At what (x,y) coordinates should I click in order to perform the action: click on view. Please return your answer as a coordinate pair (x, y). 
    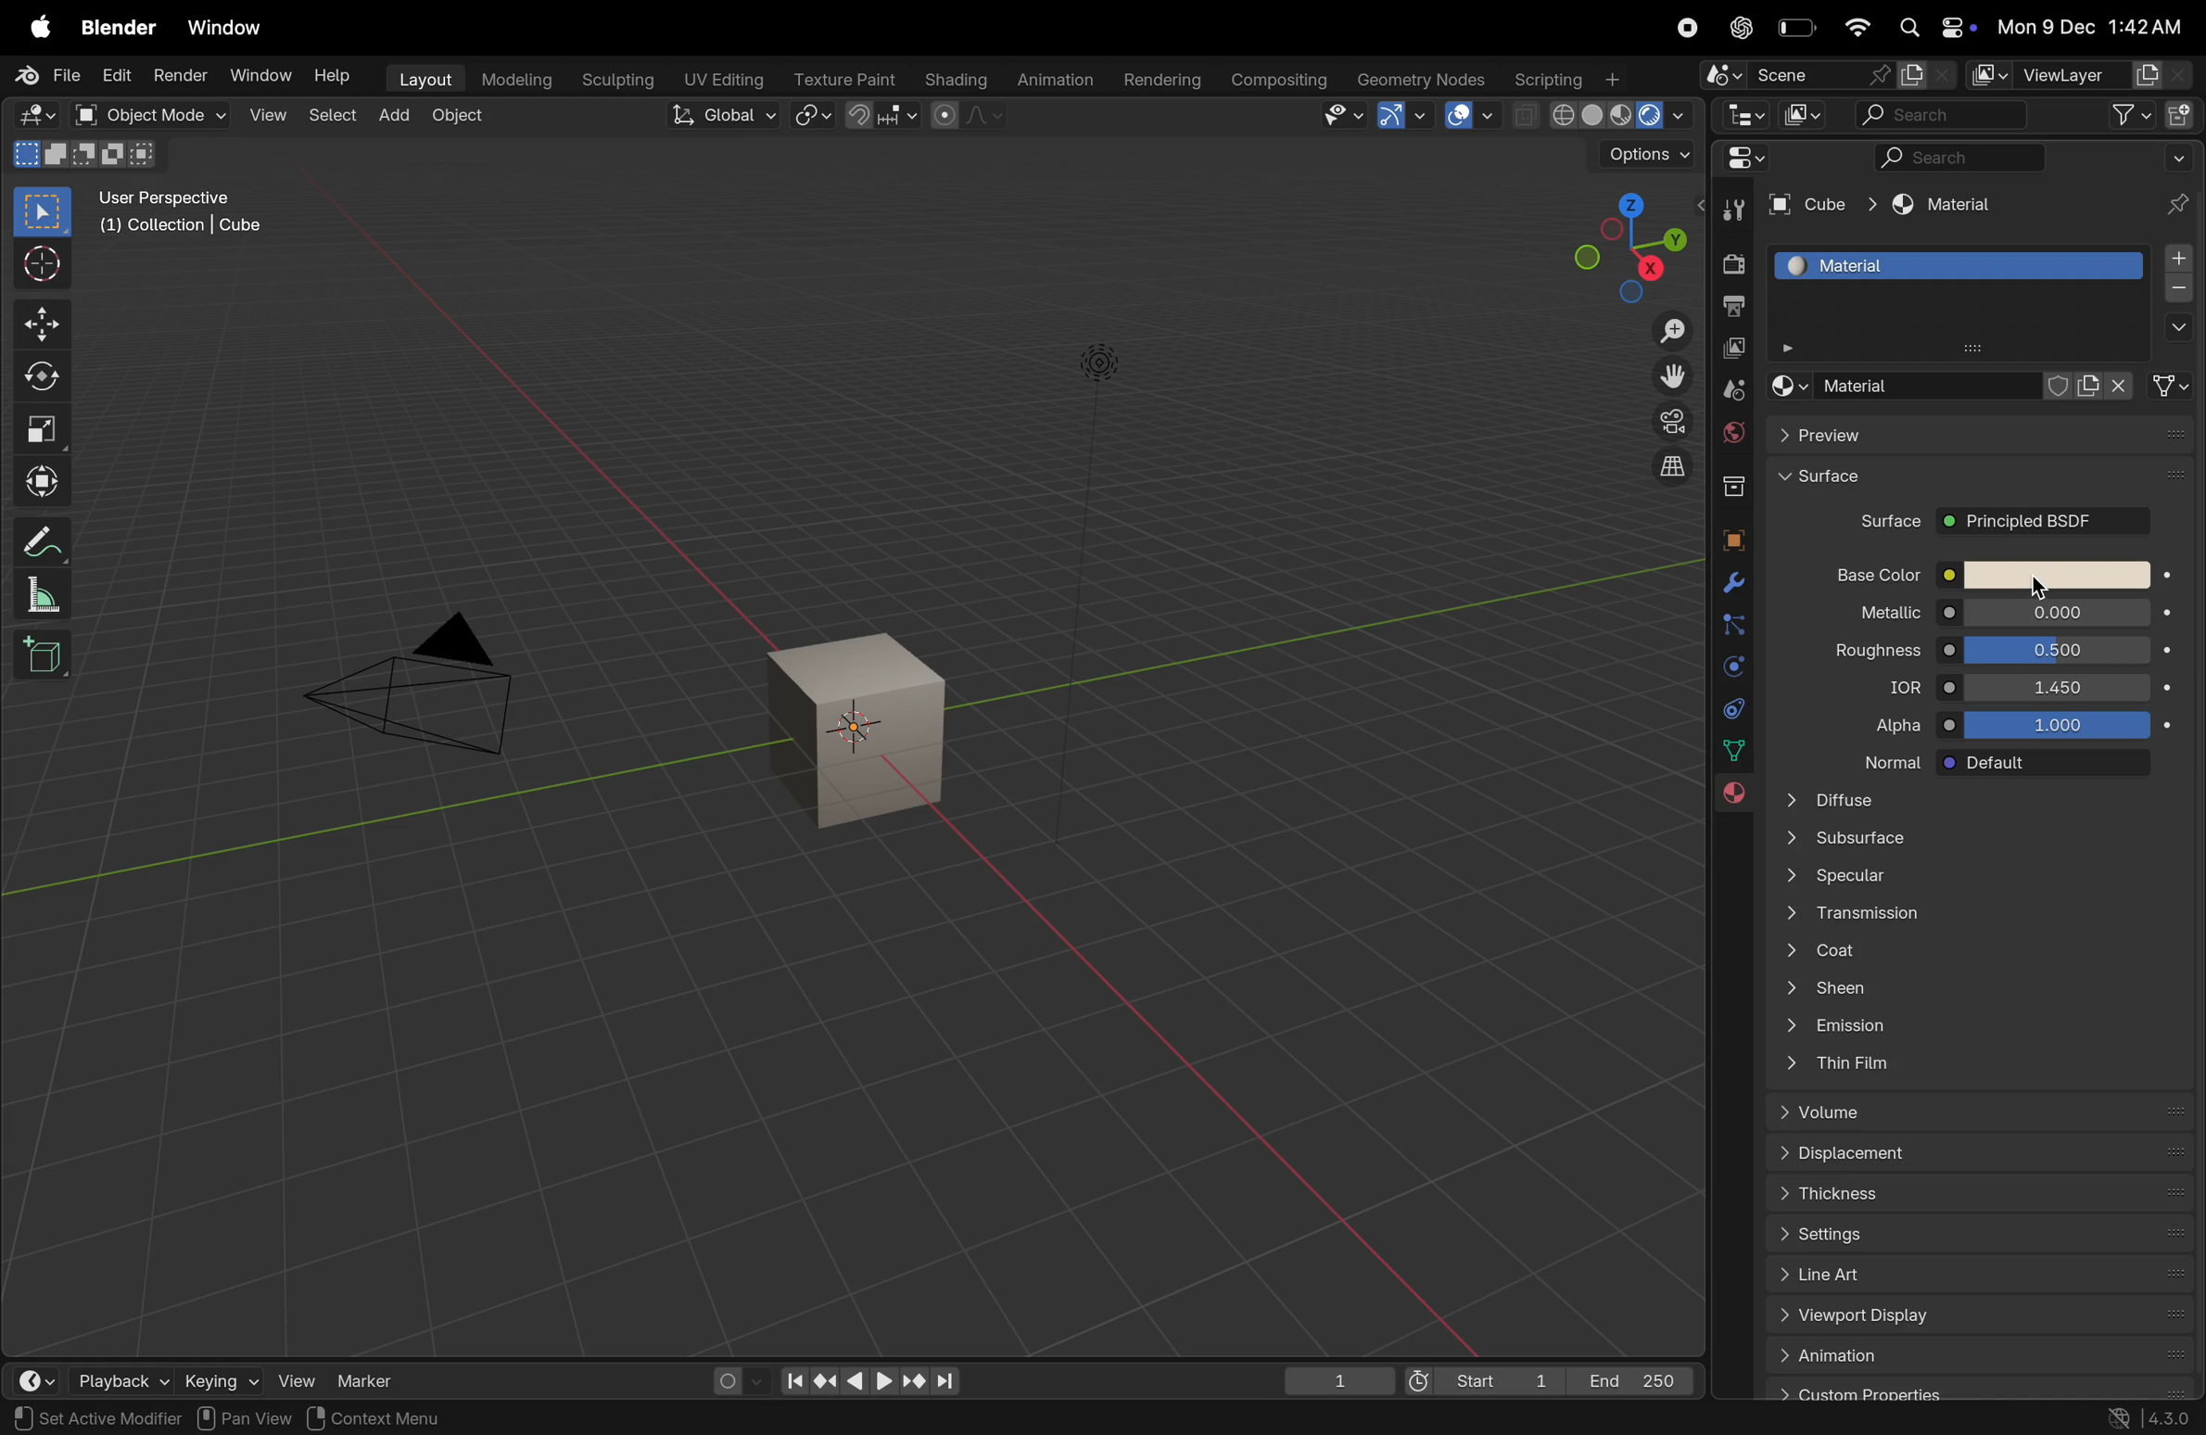
    Looking at the image, I should click on (267, 117).